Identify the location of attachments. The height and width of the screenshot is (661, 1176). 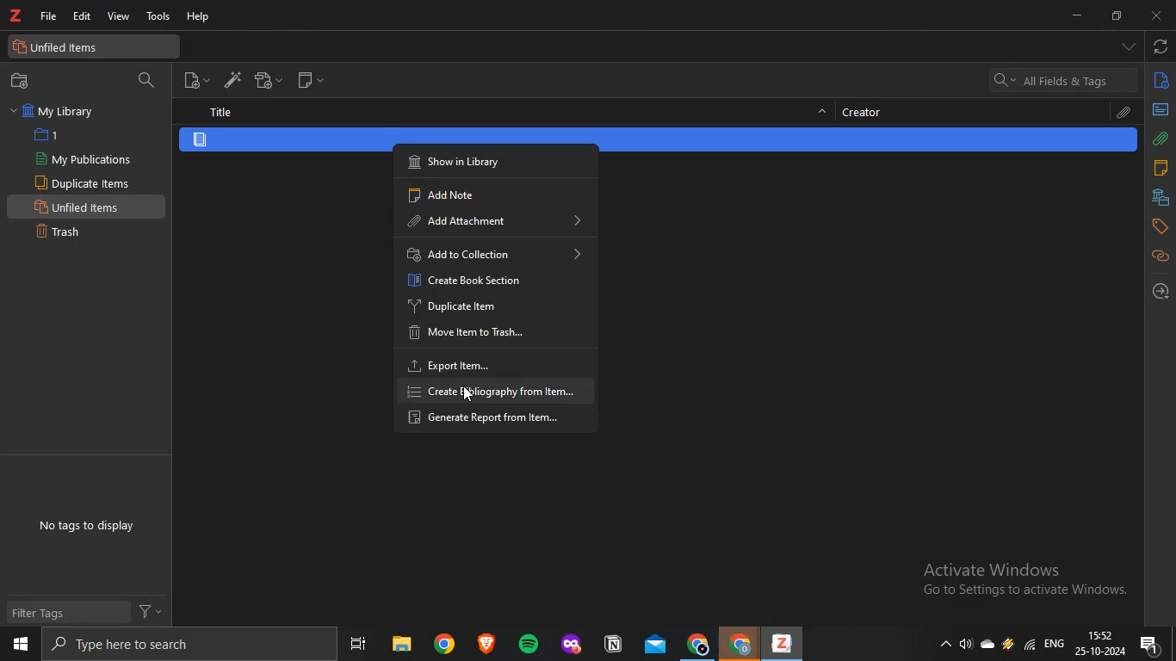
(1161, 139).